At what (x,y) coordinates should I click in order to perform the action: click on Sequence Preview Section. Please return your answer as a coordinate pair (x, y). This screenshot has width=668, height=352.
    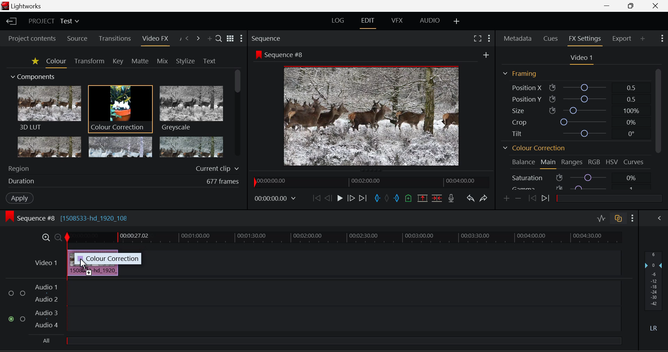
    Looking at the image, I should click on (268, 39).